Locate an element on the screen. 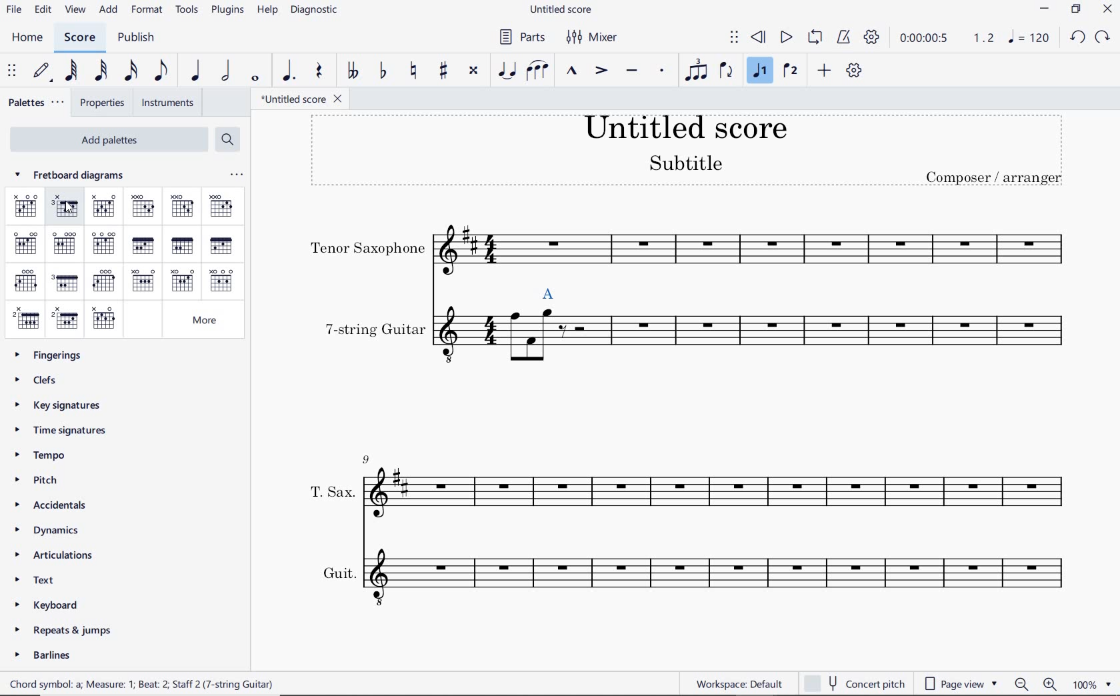 This screenshot has width=1120, height=696. TOGGLE DOUBLE-SHARP is located at coordinates (473, 70).